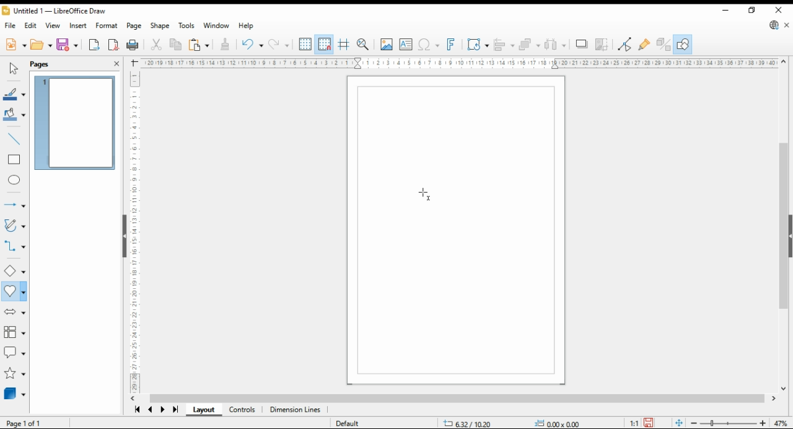 Image resolution: width=793 pixels, height=429 pixels. I want to click on status, so click(509, 423).